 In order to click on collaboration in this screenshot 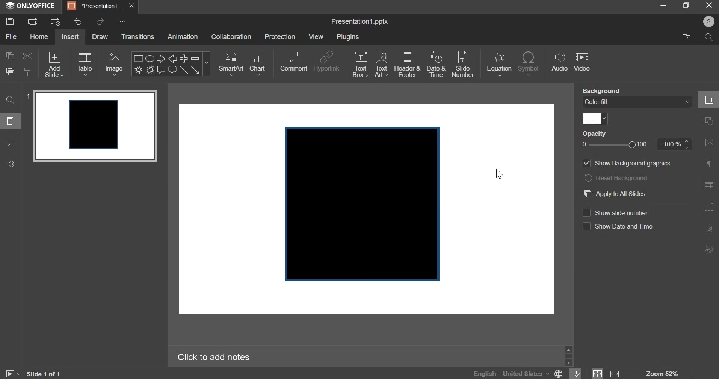, I will do `click(231, 36)`.